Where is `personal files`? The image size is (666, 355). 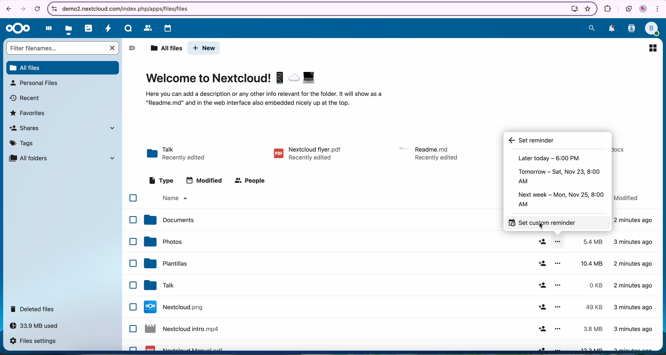 personal files is located at coordinates (36, 84).